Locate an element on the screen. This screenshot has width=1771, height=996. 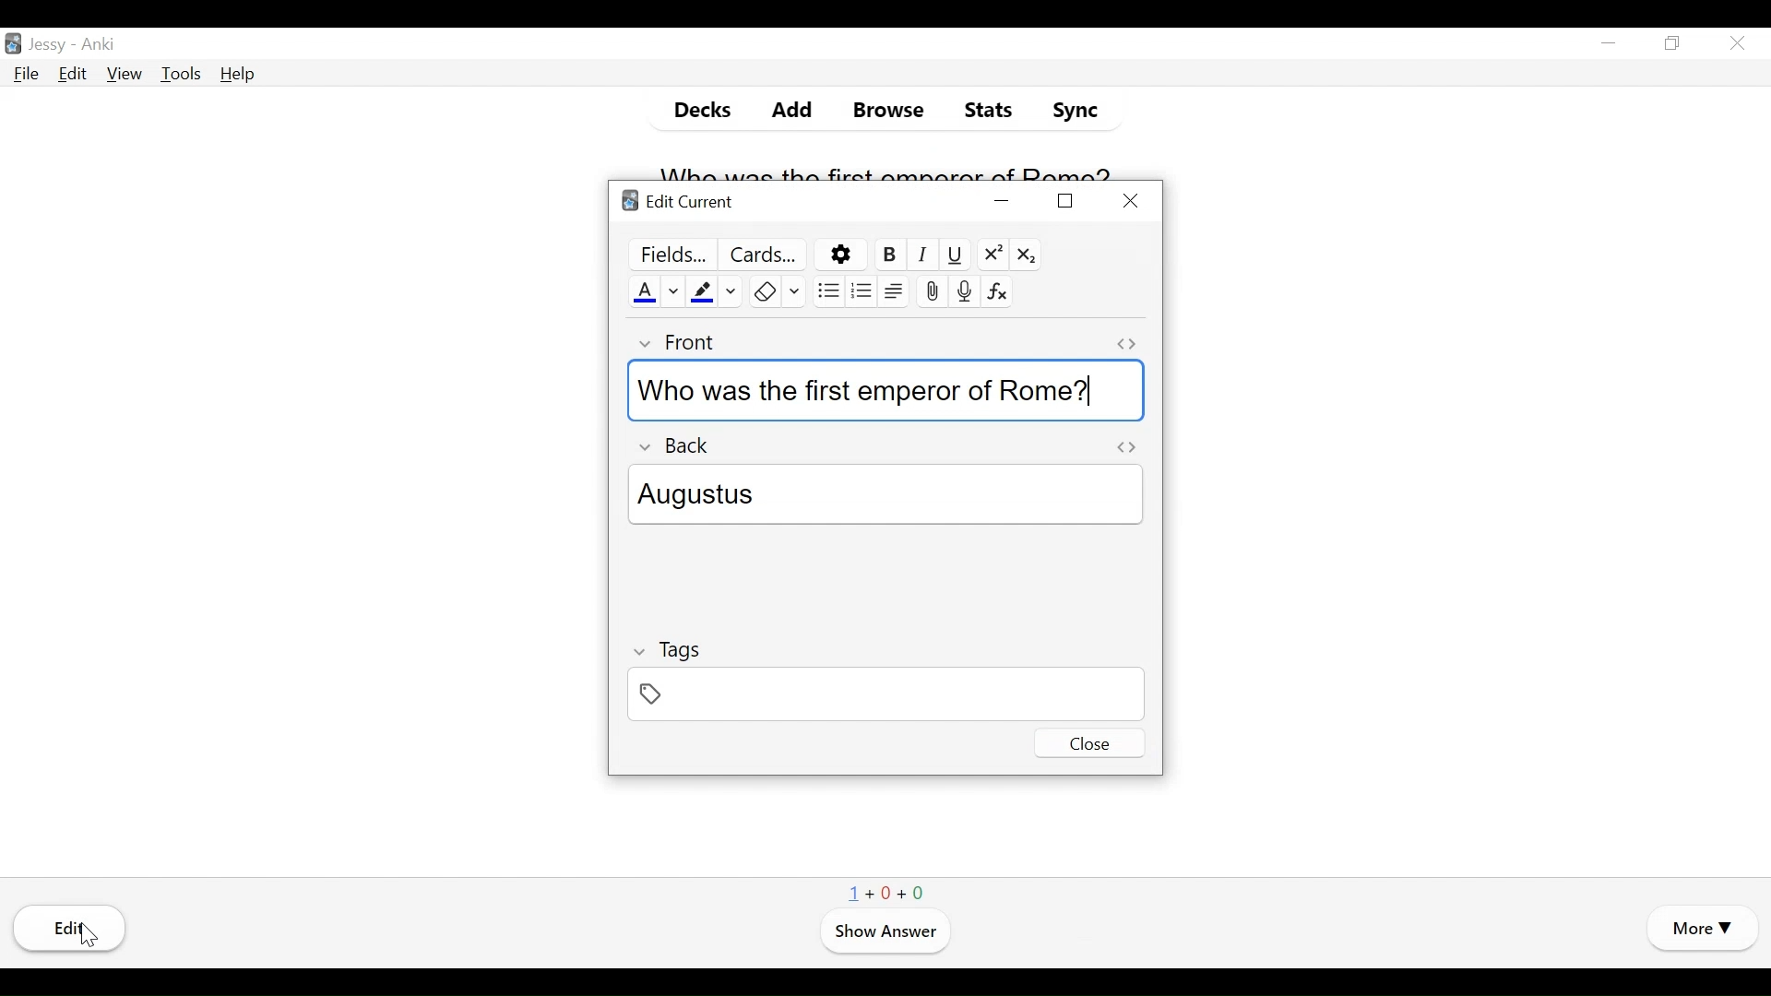
Superscript is located at coordinates (992, 254).